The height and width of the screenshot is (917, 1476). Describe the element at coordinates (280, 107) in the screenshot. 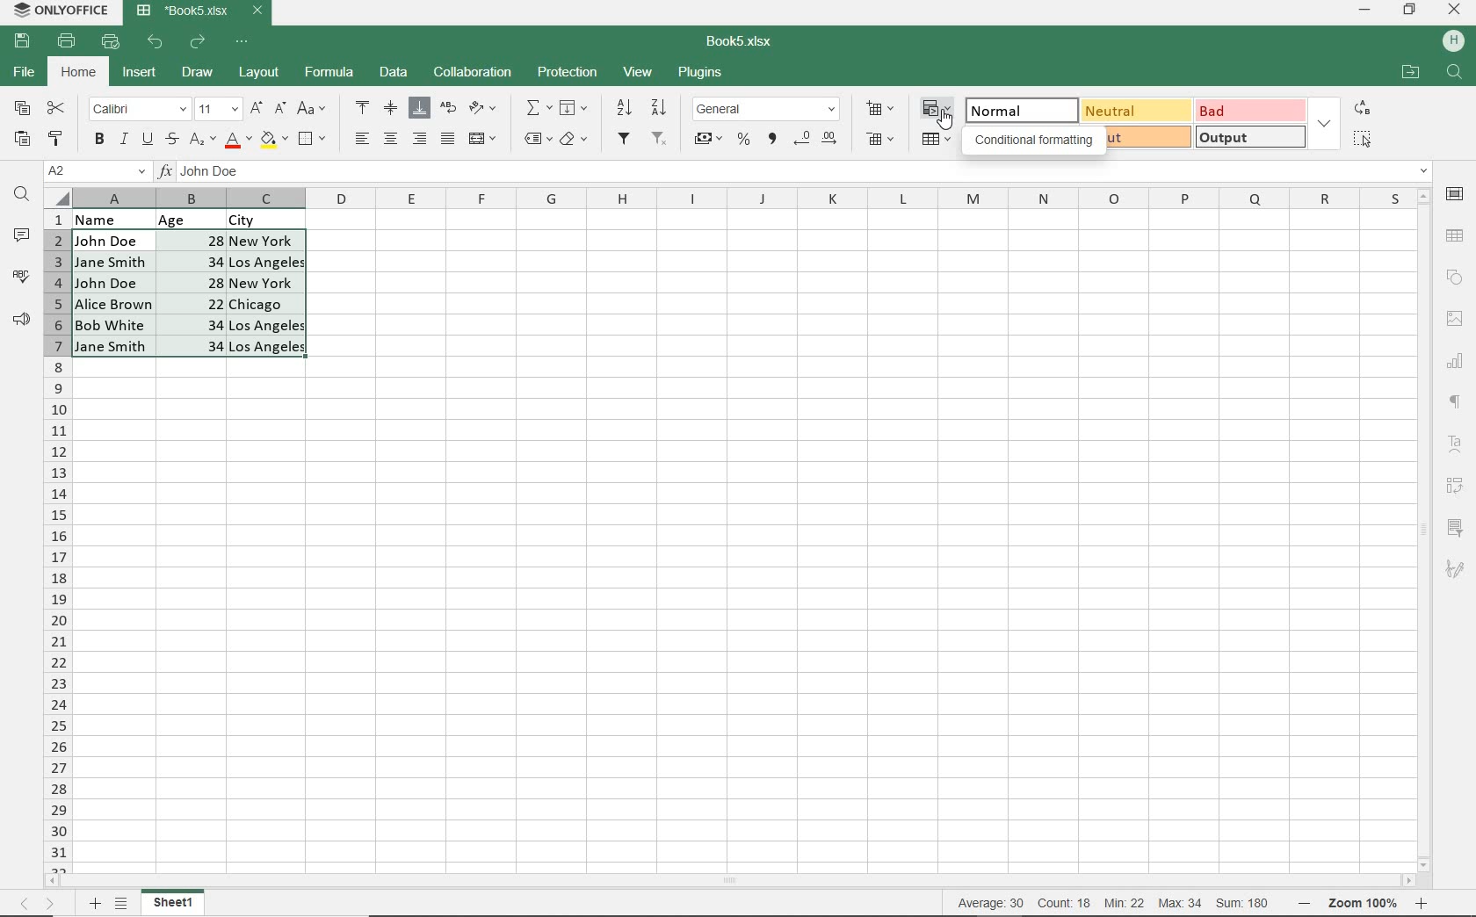

I see `DECREMENT FONT SIZE` at that location.